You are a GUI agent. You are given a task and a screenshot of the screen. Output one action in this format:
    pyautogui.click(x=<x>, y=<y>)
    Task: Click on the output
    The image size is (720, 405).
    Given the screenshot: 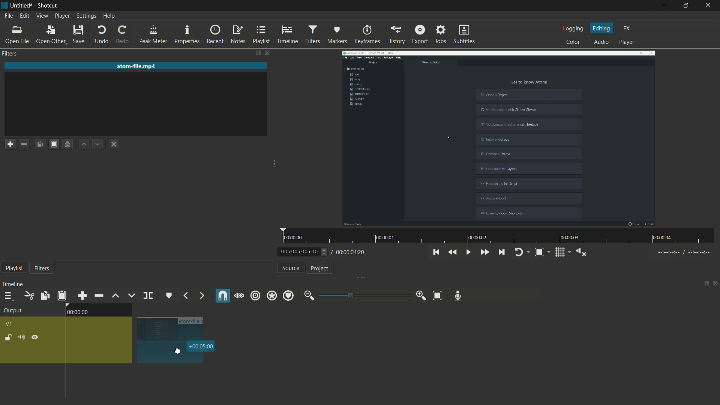 What is the action you would take?
    pyautogui.click(x=12, y=310)
    